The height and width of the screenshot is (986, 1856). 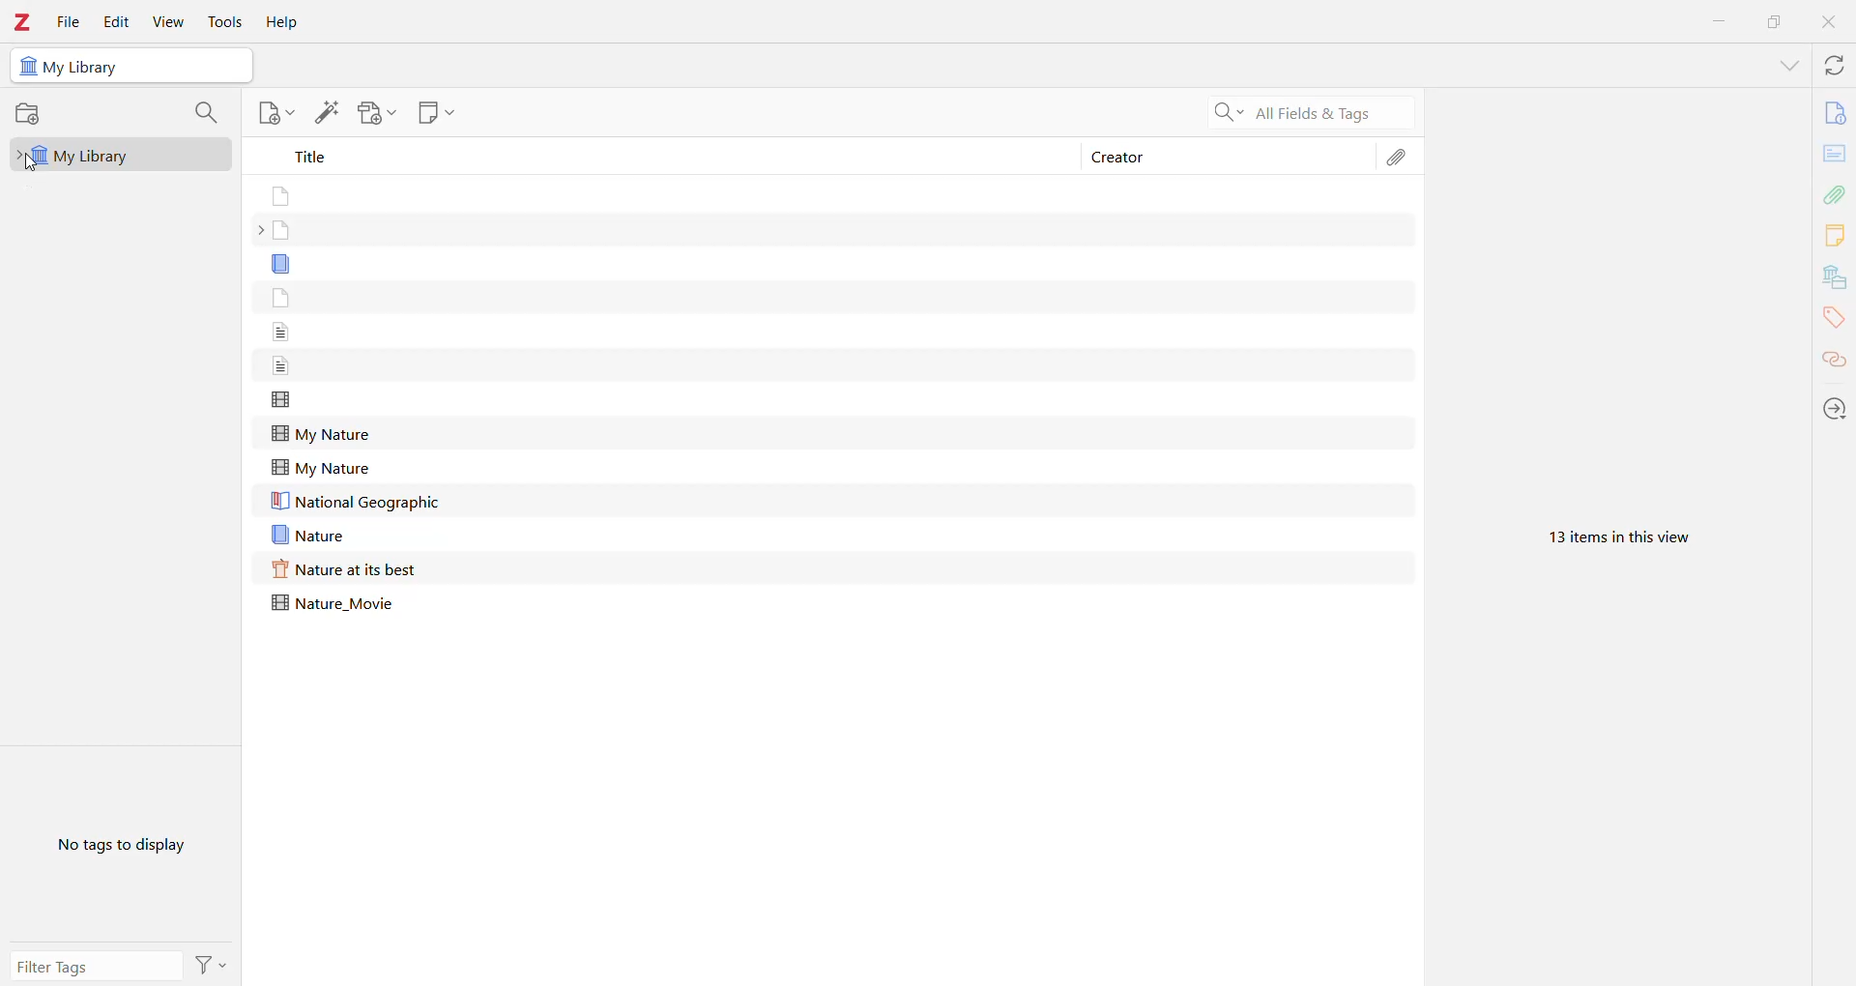 I want to click on Creator, so click(x=1118, y=159).